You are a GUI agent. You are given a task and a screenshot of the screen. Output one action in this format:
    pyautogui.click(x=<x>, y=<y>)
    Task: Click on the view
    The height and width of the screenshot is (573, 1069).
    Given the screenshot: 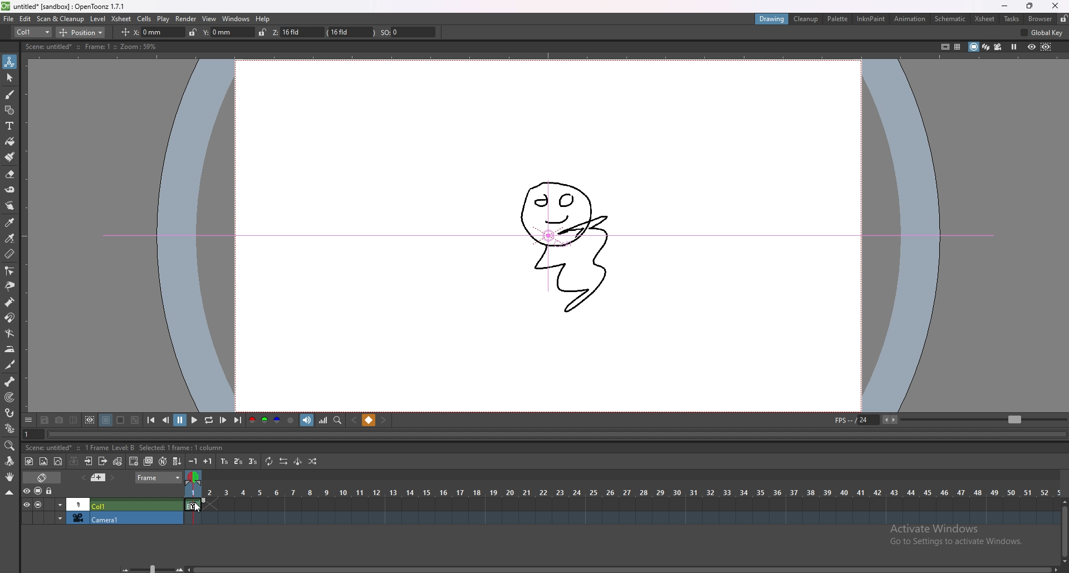 What is the action you would take?
    pyautogui.click(x=210, y=19)
    